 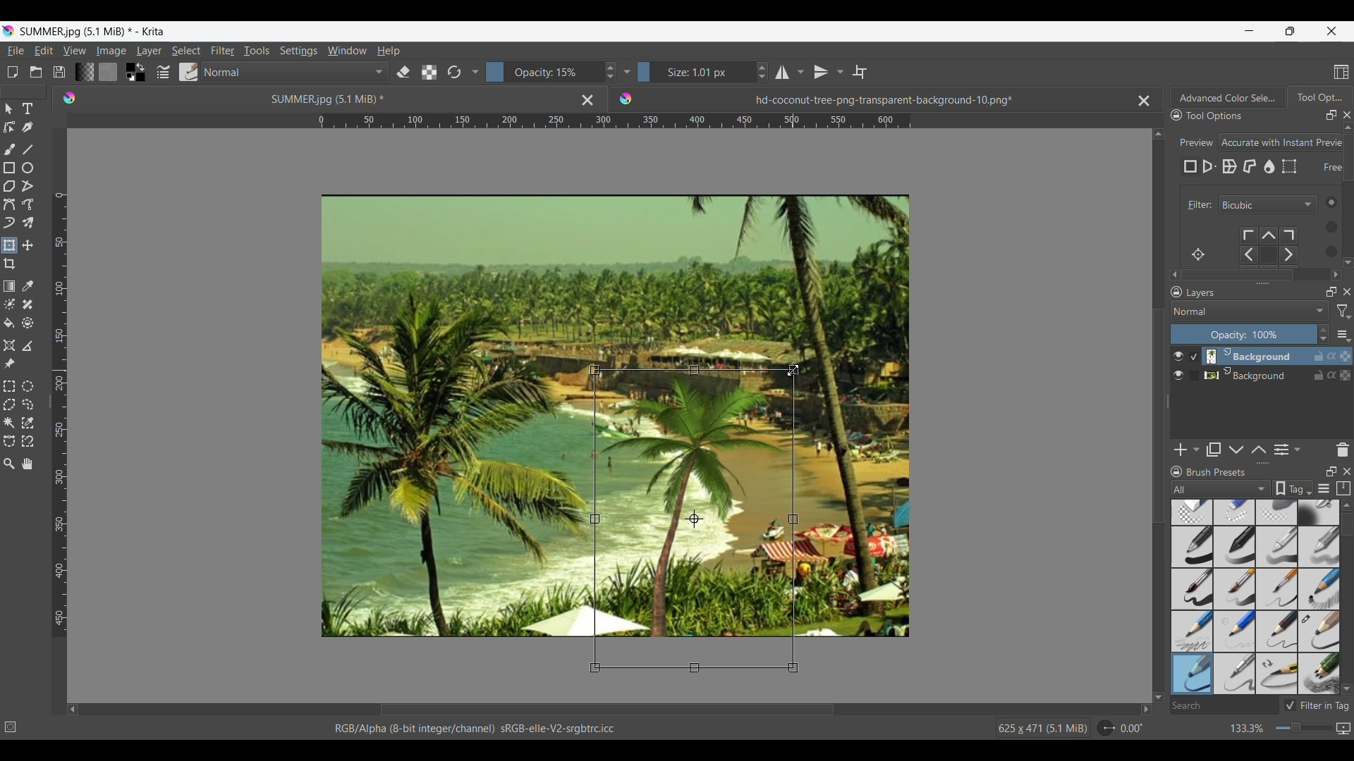 I want to click on Bicubic, so click(x=1268, y=205).